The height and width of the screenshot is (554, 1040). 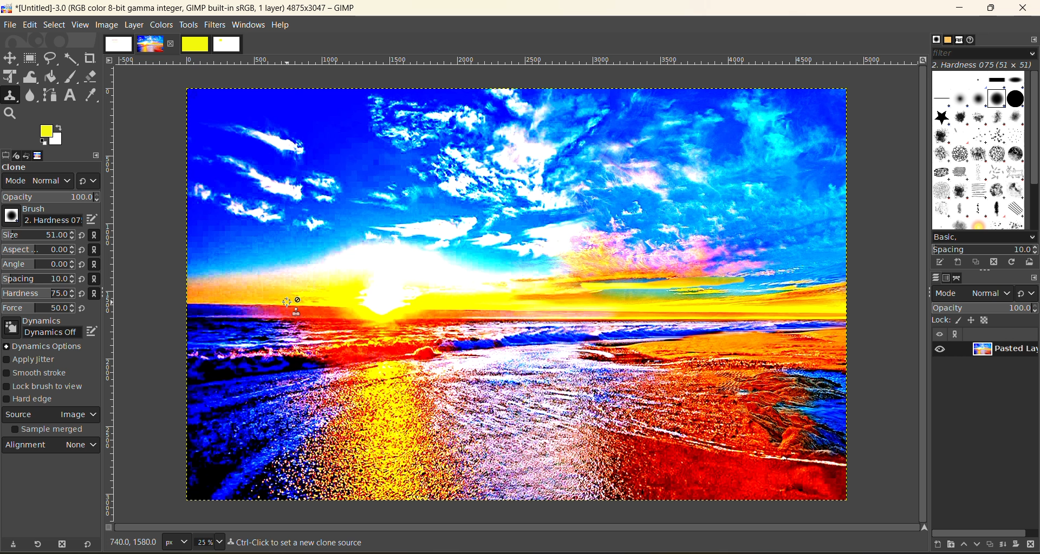 What do you see at coordinates (175, 542) in the screenshot?
I see `px` at bounding box center [175, 542].